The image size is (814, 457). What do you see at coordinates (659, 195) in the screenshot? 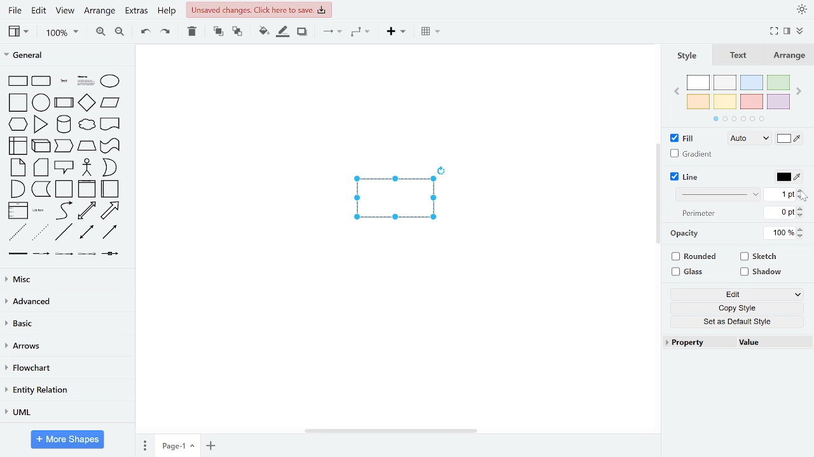
I see `vertical scroll bar ` at bounding box center [659, 195].